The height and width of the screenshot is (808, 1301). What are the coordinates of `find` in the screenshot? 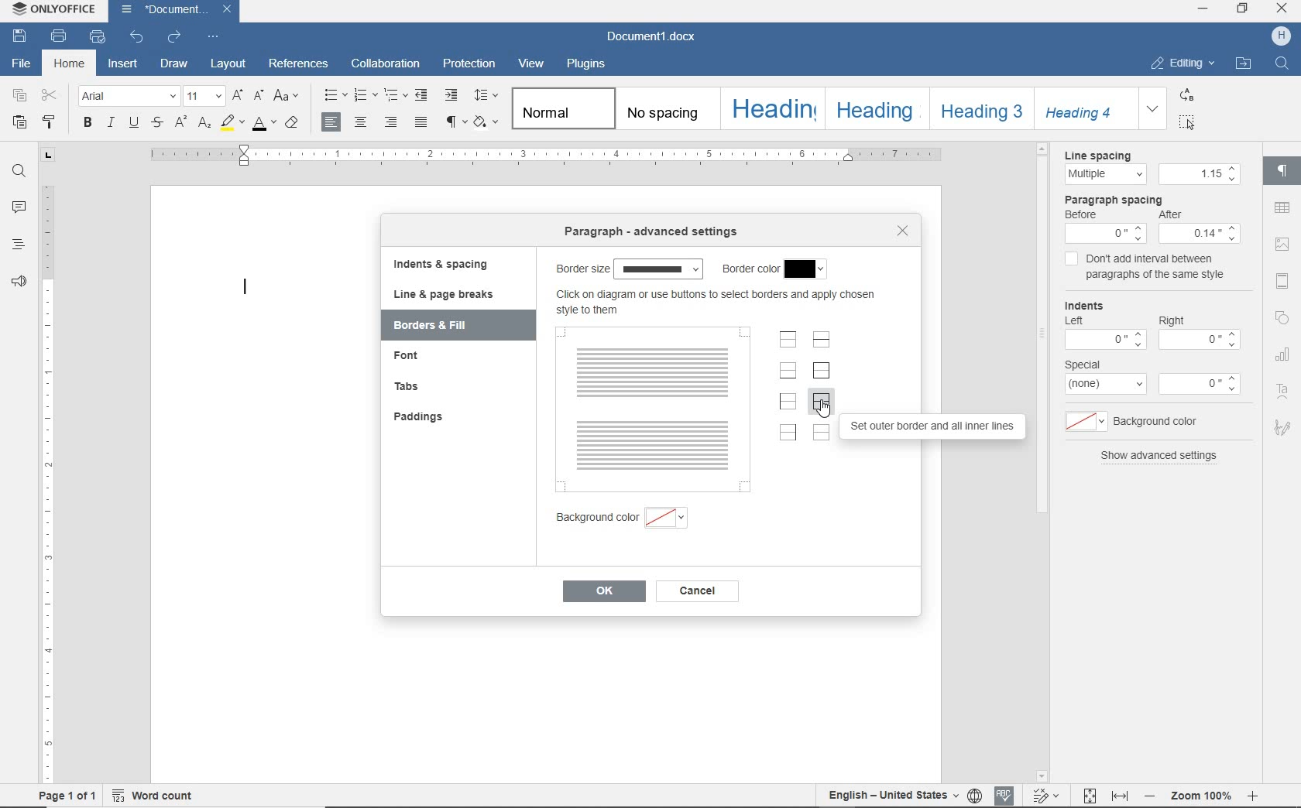 It's located at (16, 171).